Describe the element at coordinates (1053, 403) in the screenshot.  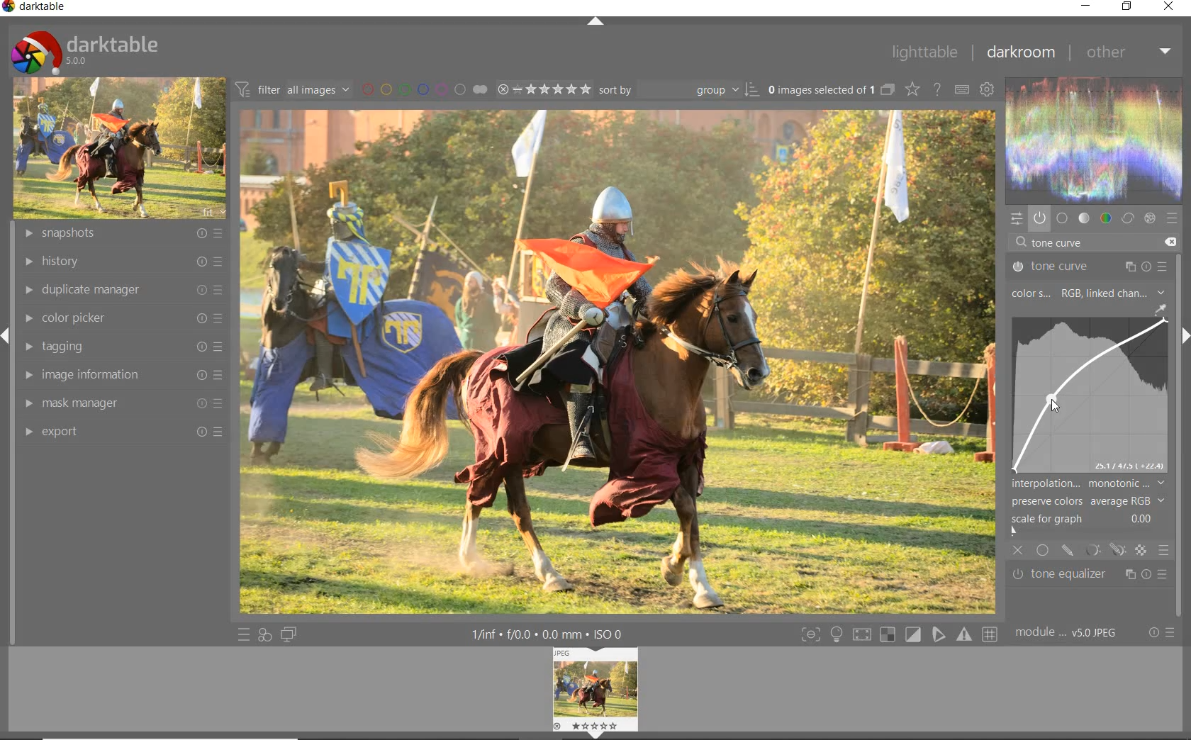
I see `cursor` at that location.